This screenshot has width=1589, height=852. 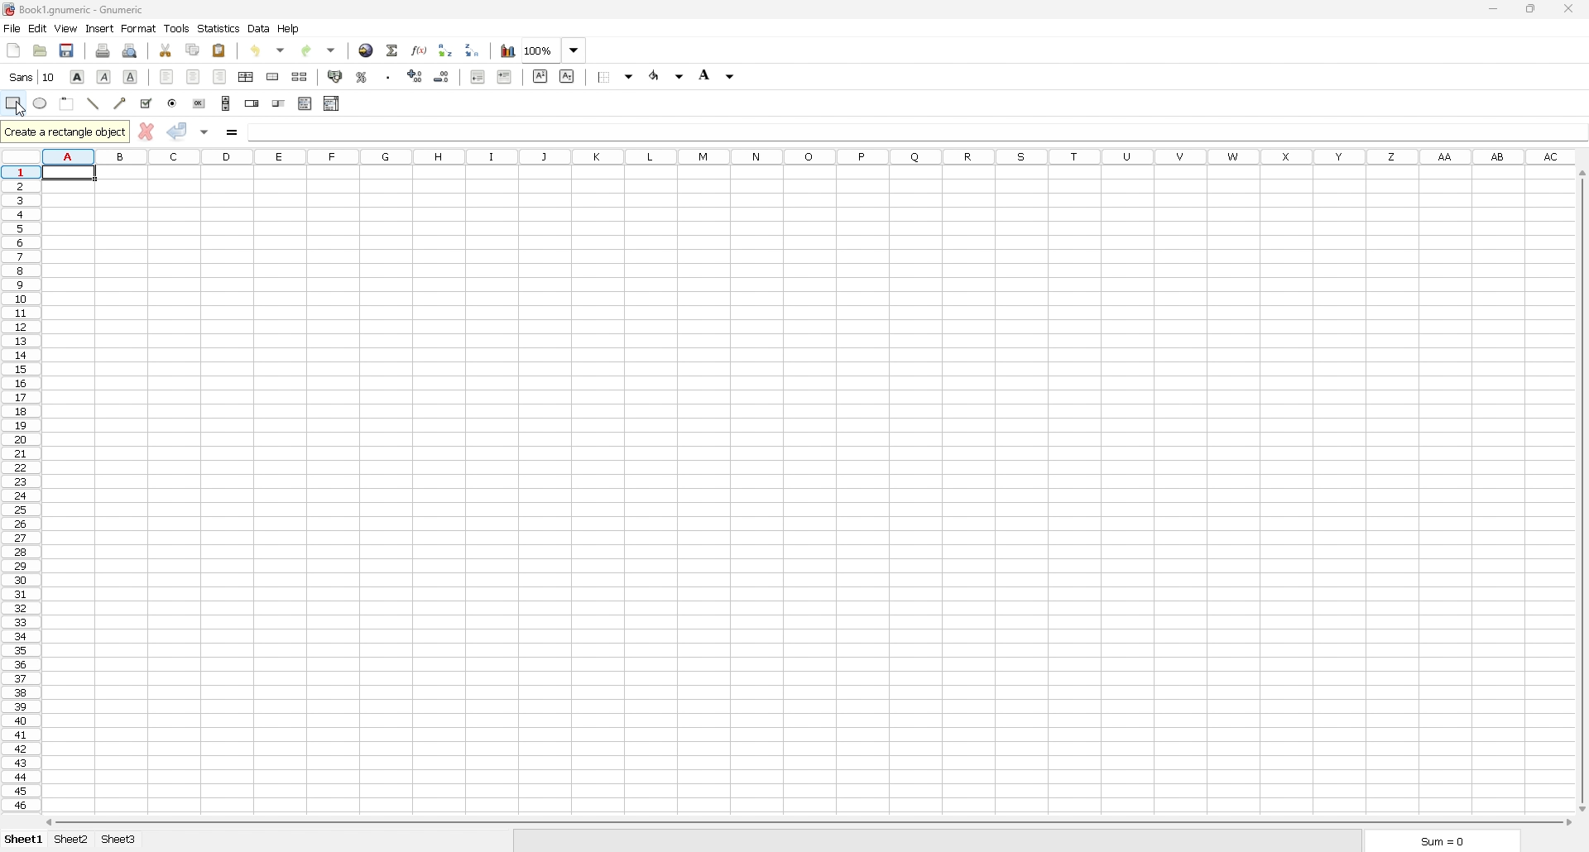 What do you see at coordinates (120, 840) in the screenshot?
I see `sheet 3` at bounding box center [120, 840].